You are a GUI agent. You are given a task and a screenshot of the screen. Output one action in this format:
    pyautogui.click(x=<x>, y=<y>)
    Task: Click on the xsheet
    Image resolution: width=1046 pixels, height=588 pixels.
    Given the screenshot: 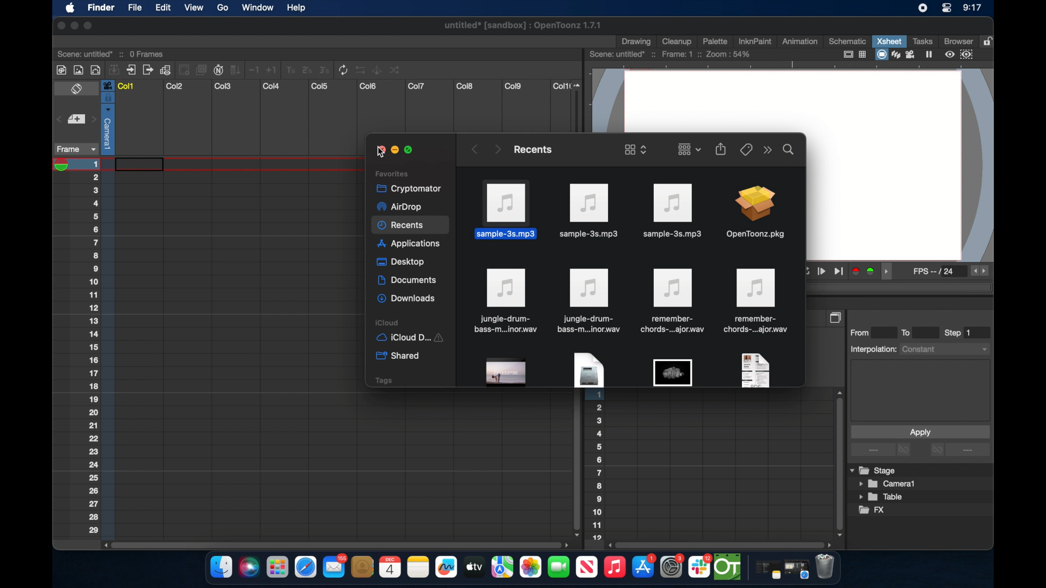 What is the action you would take?
    pyautogui.click(x=889, y=41)
    